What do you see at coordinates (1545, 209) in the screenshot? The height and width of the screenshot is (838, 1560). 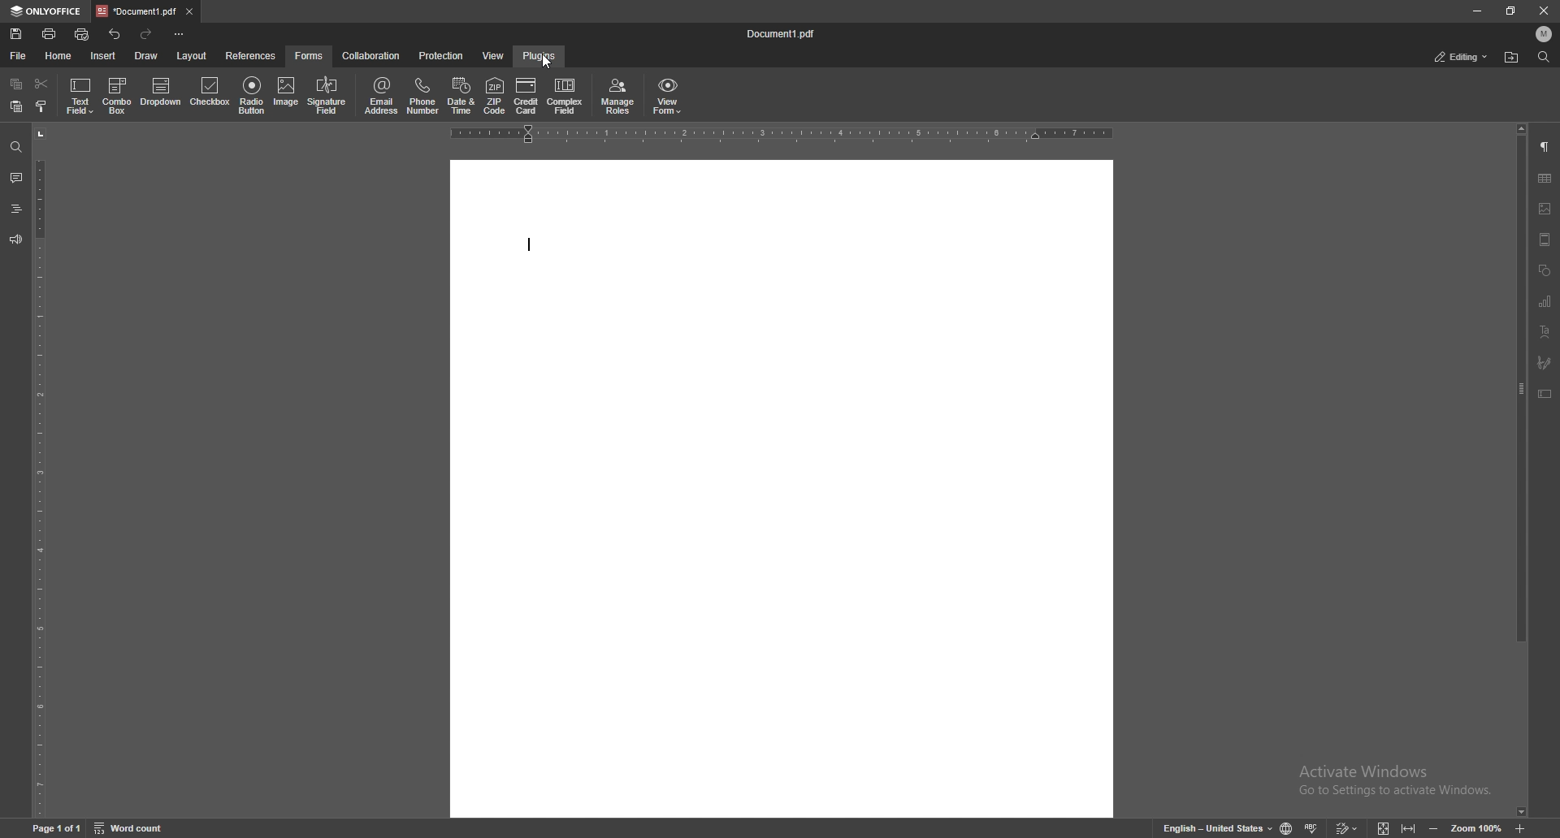 I see `image` at bounding box center [1545, 209].